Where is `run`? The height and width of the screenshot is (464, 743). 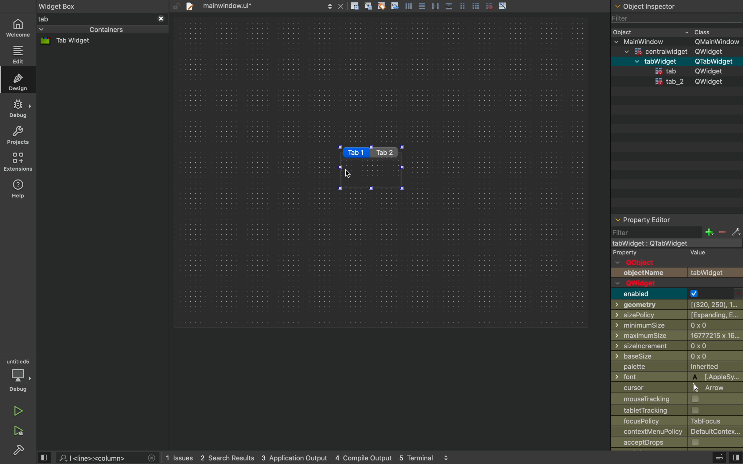
run is located at coordinates (19, 412).